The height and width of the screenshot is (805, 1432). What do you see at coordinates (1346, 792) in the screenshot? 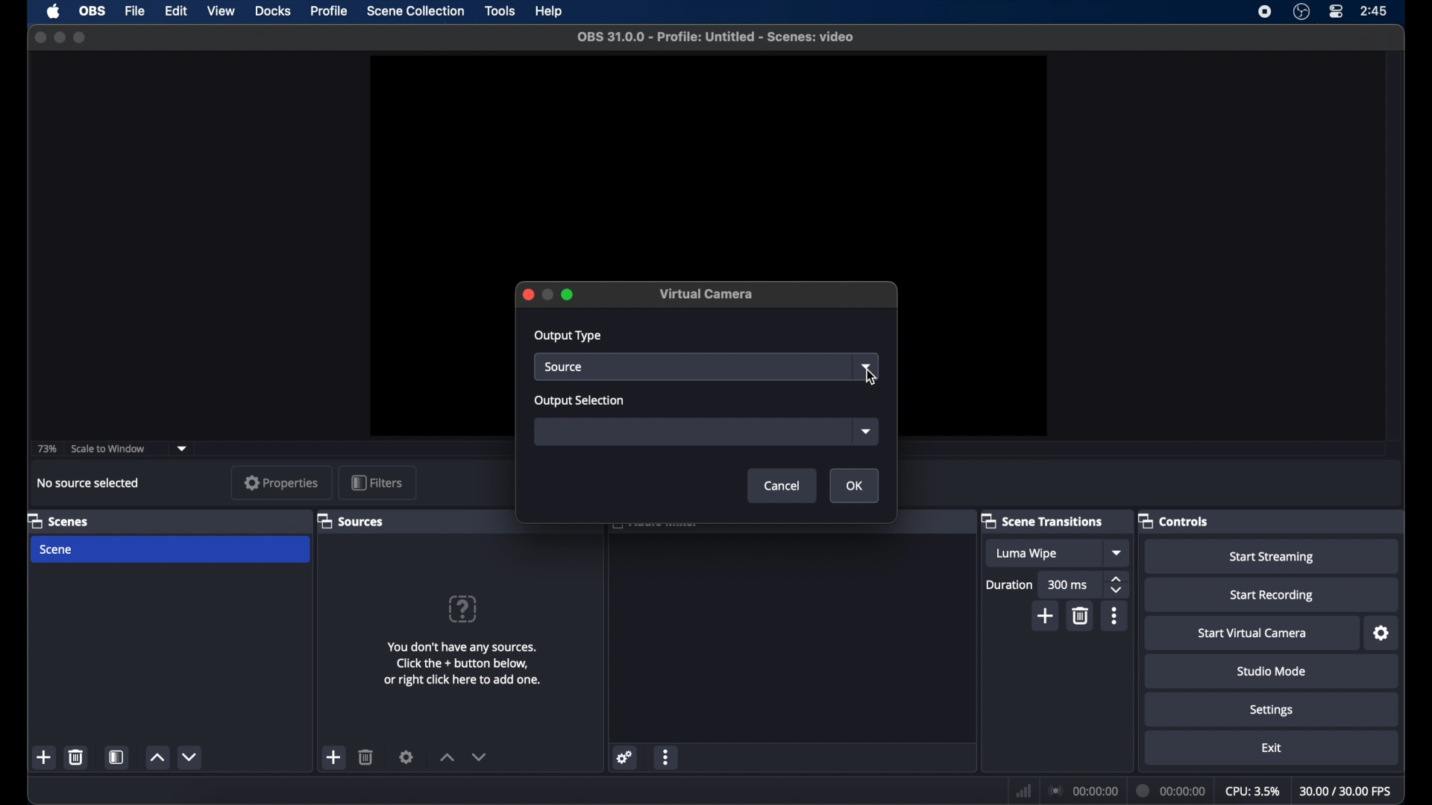
I see `fps` at bounding box center [1346, 792].